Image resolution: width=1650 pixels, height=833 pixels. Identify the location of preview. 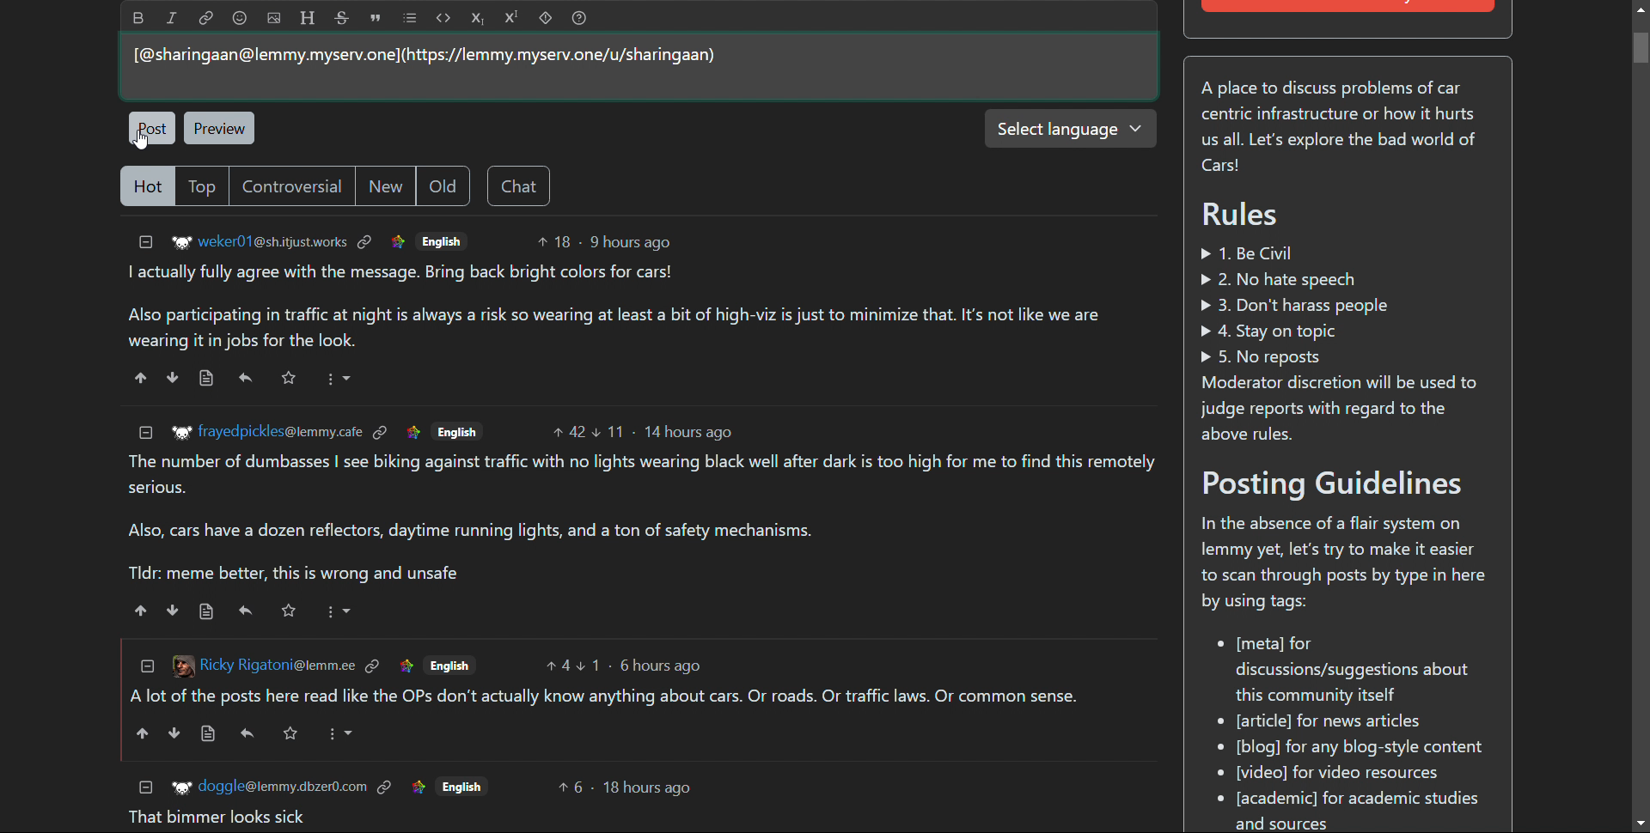
(221, 127).